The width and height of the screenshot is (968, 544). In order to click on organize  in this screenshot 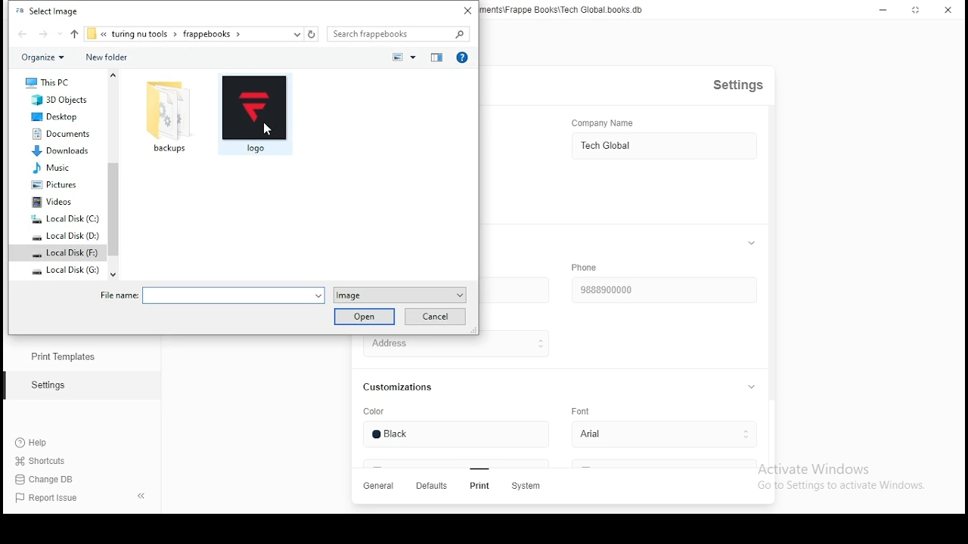, I will do `click(42, 57)`.